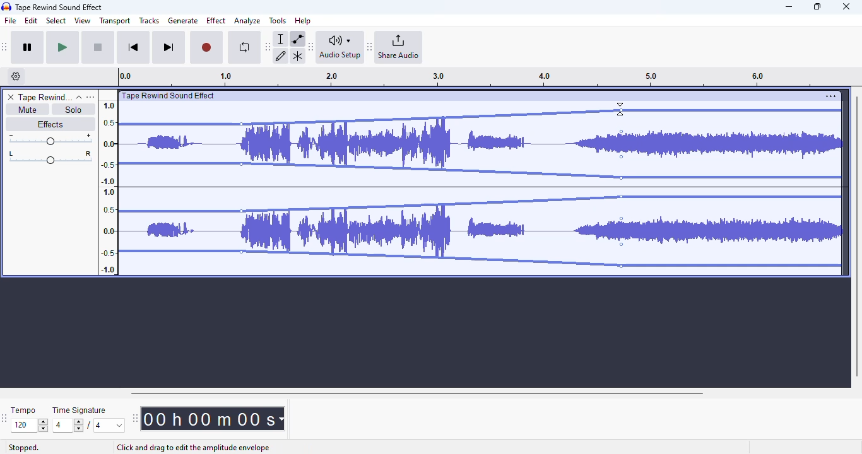 The width and height of the screenshot is (862, 454). I want to click on Control point, so click(622, 196).